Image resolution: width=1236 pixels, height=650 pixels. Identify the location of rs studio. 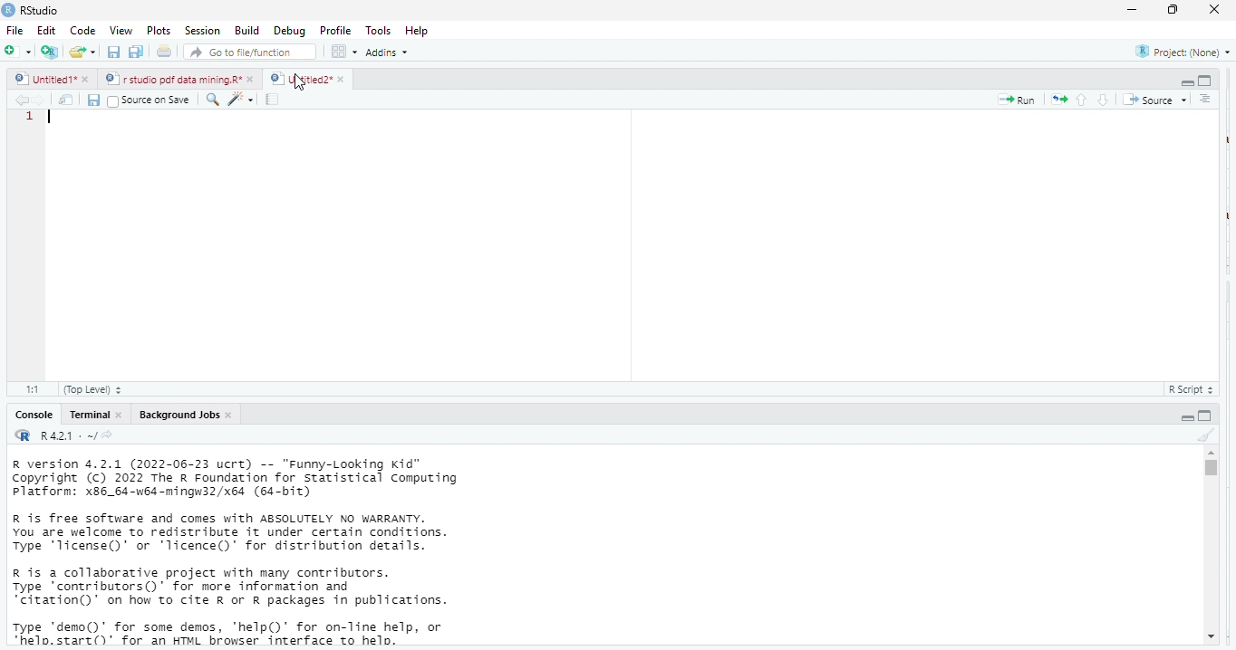
(41, 10).